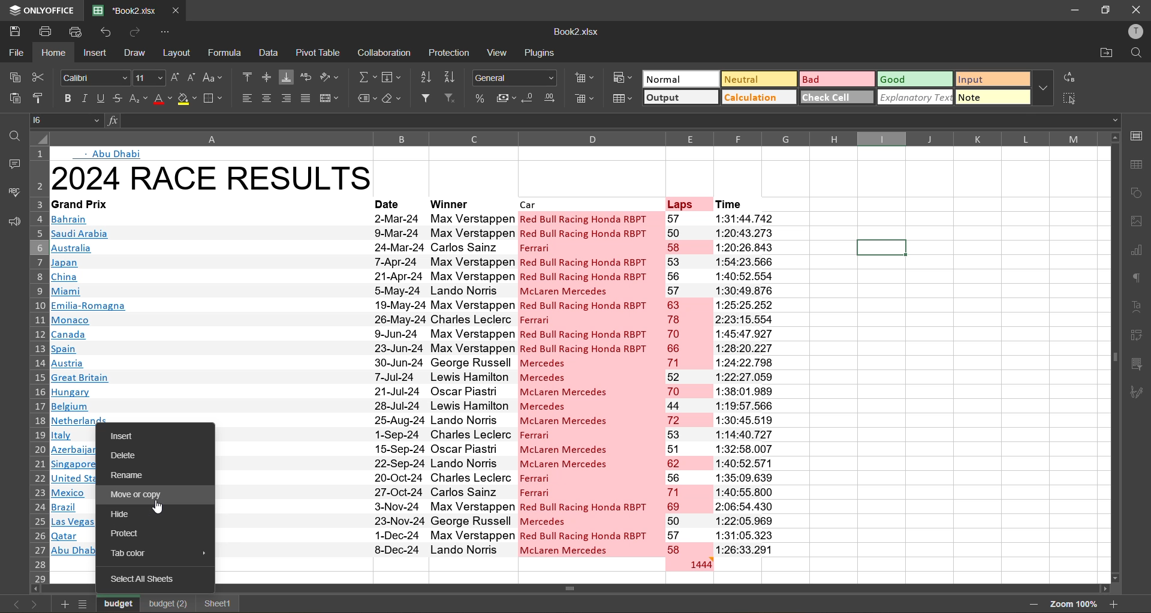 The width and height of the screenshot is (1151, 613). Describe the element at coordinates (454, 100) in the screenshot. I see `clear filter` at that location.